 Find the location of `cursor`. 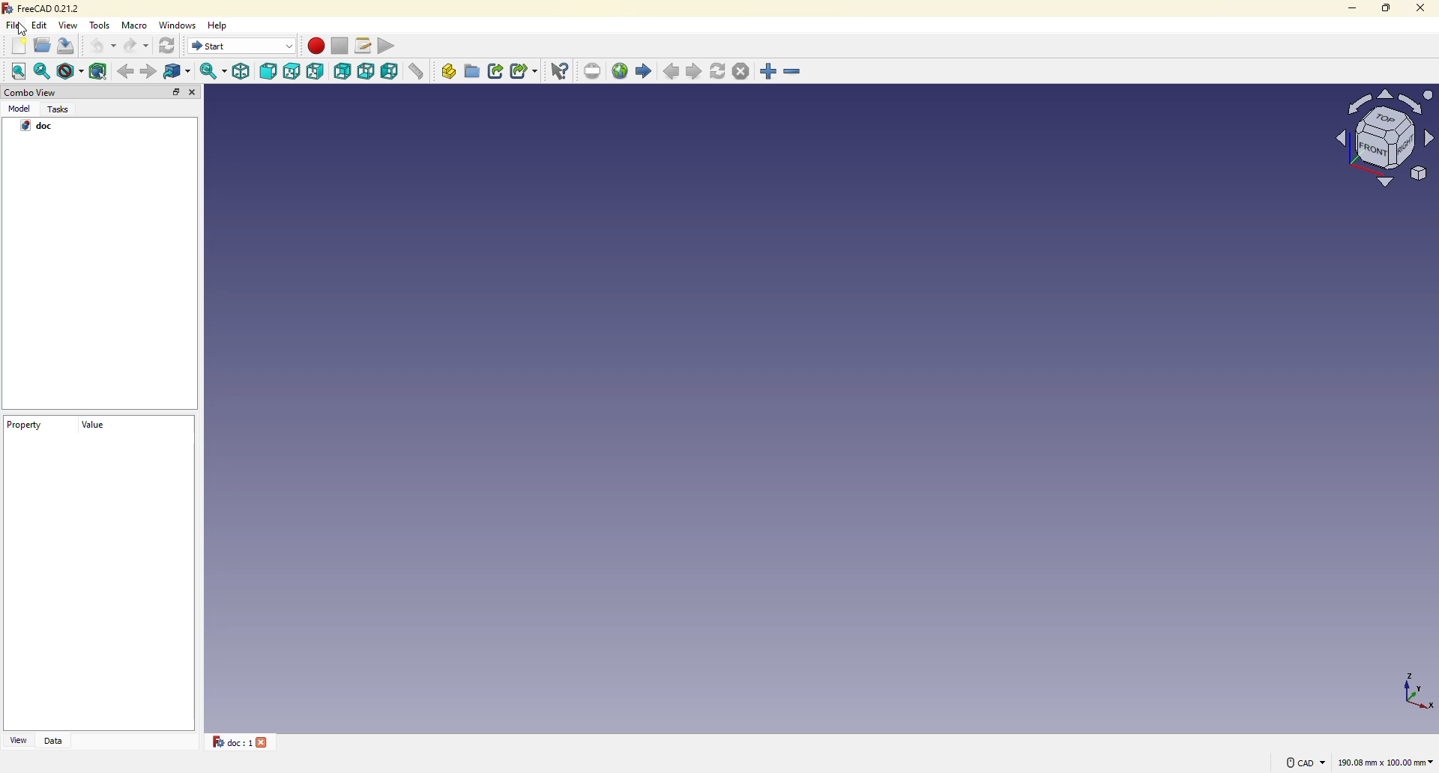

cursor is located at coordinates (25, 31).